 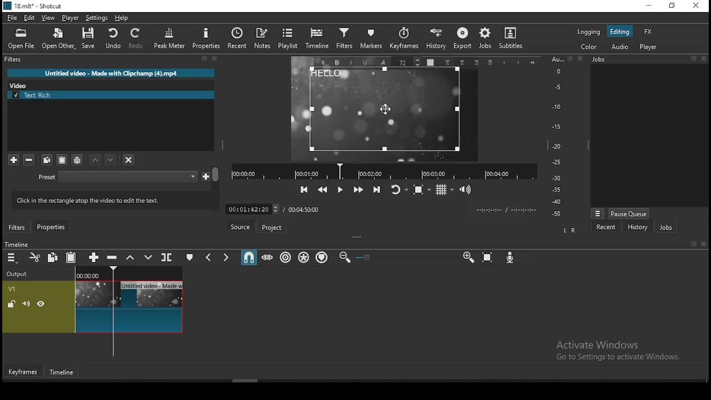 What do you see at coordinates (463, 63) in the screenshot?
I see `Center Align` at bounding box center [463, 63].